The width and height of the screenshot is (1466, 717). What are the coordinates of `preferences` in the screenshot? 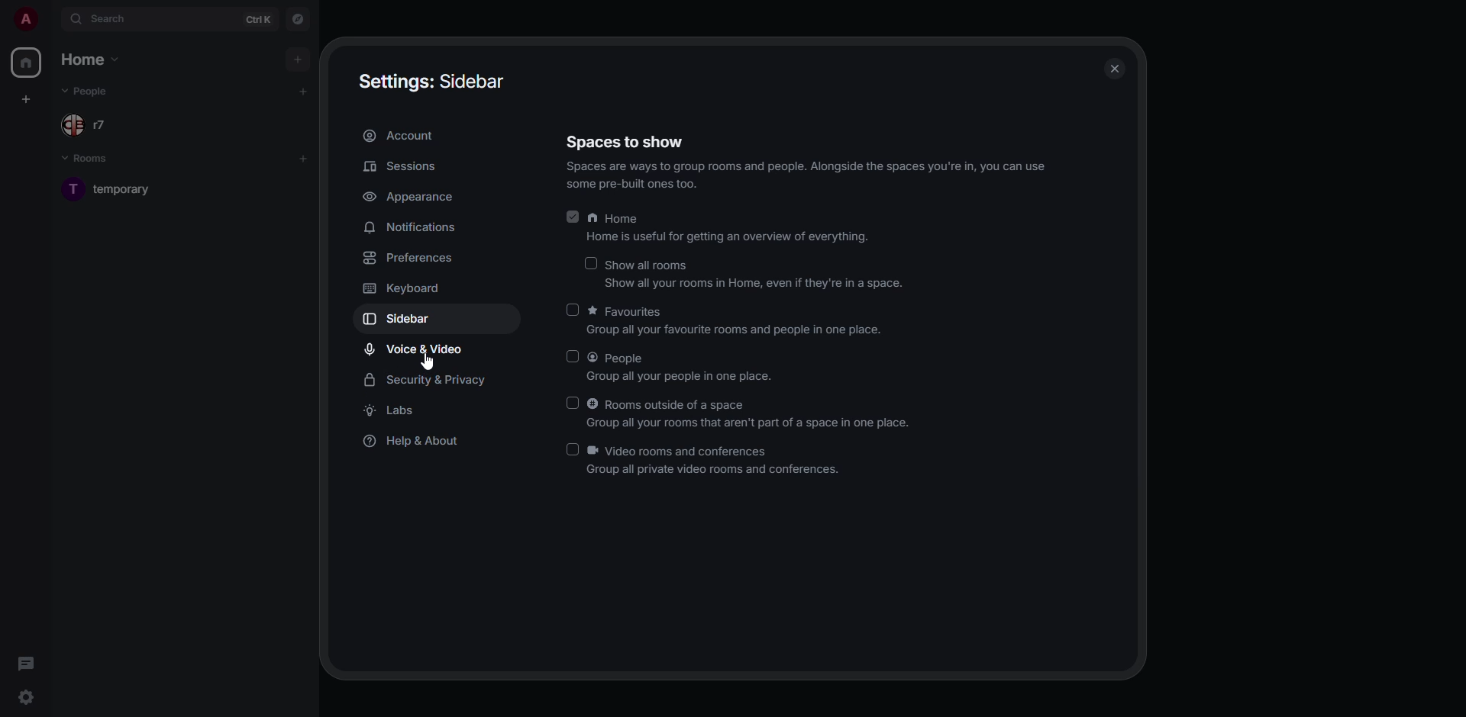 It's located at (418, 257).